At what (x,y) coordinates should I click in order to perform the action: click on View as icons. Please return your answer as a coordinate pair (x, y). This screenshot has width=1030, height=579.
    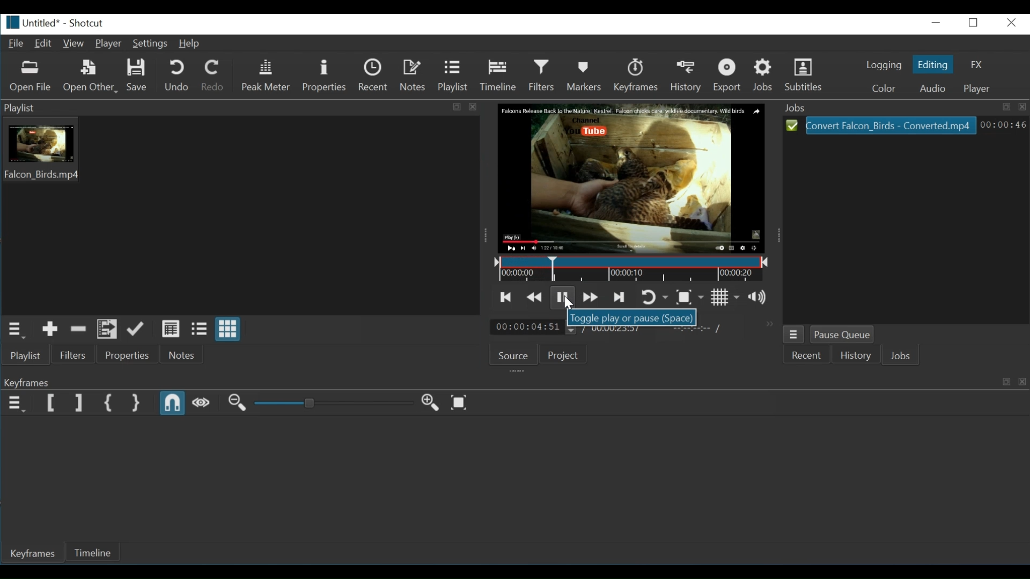
    Looking at the image, I should click on (227, 329).